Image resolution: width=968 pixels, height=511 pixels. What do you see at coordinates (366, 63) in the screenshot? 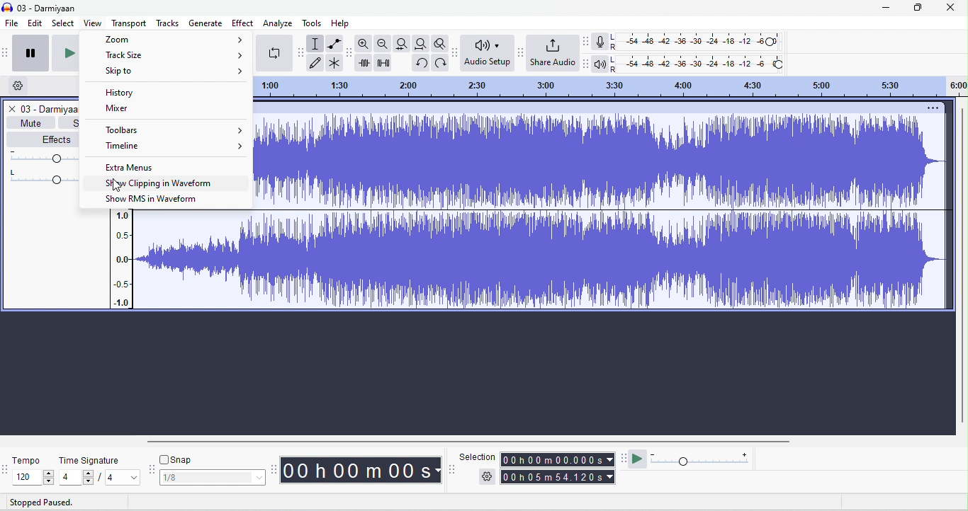
I see `trim outside selection` at bounding box center [366, 63].